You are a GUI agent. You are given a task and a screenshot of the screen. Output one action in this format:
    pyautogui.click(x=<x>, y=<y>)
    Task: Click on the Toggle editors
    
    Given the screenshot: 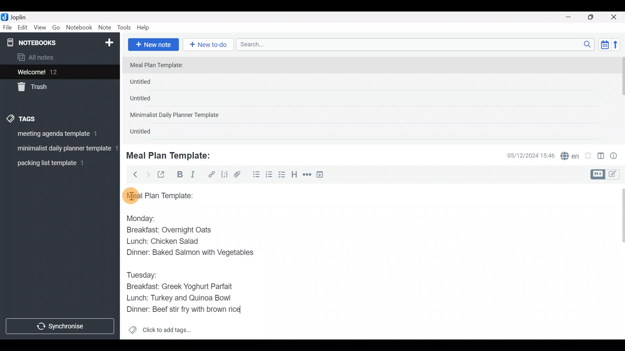 What is the action you would take?
    pyautogui.click(x=607, y=174)
    